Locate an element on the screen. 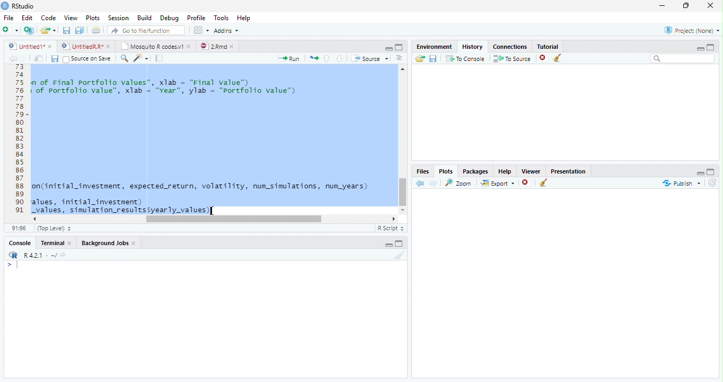  Plots is located at coordinates (92, 18).